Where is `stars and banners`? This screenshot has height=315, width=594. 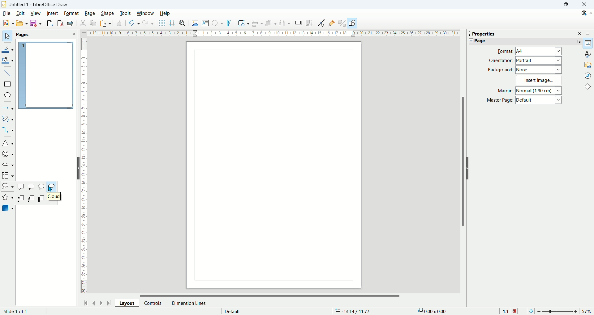 stars and banners is located at coordinates (7, 198).